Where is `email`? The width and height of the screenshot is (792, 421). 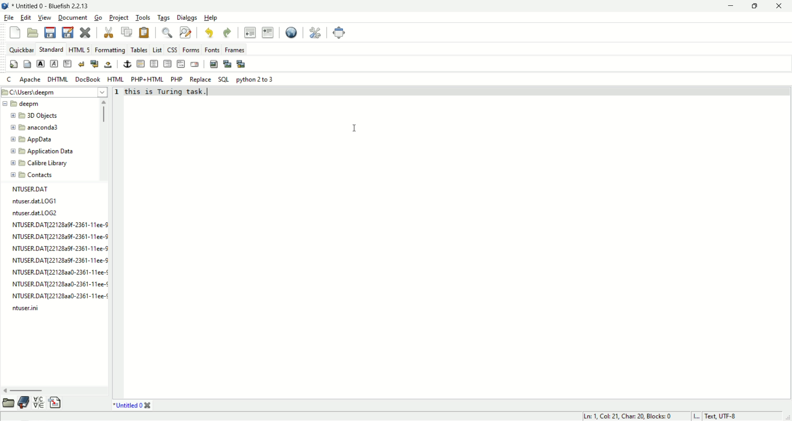
email is located at coordinates (194, 64).